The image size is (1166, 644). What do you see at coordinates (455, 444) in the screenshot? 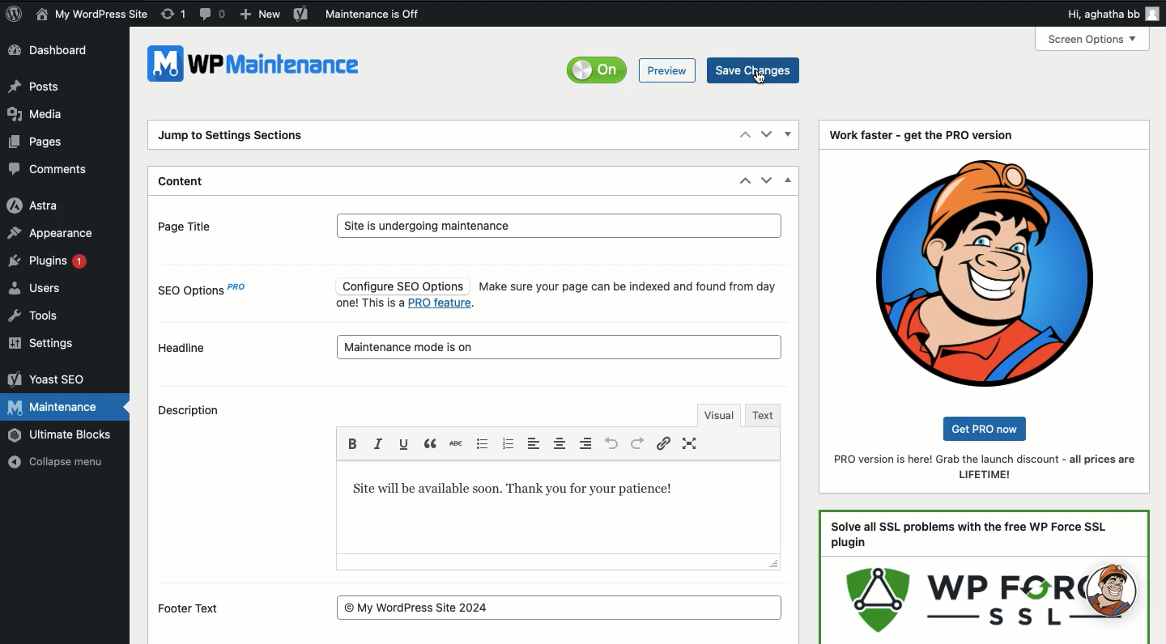
I see `Strikethrough` at bounding box center [455, 444].